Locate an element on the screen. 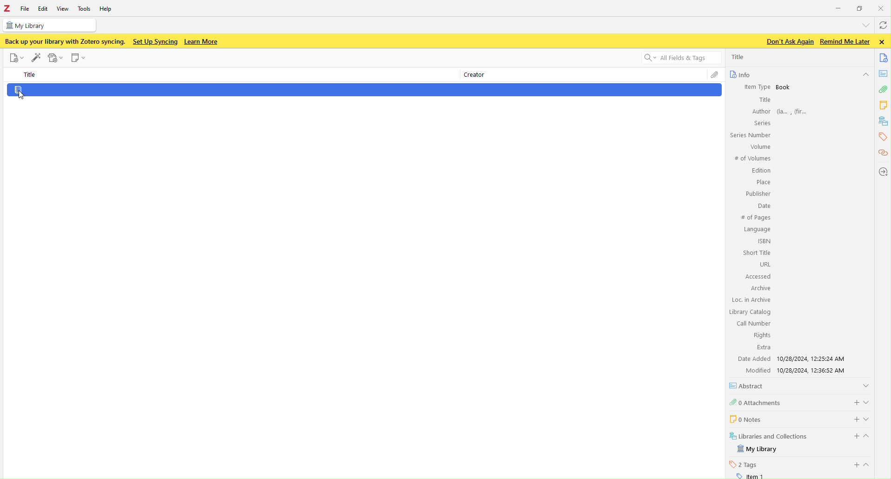  file is located at coordinates (25, 9).